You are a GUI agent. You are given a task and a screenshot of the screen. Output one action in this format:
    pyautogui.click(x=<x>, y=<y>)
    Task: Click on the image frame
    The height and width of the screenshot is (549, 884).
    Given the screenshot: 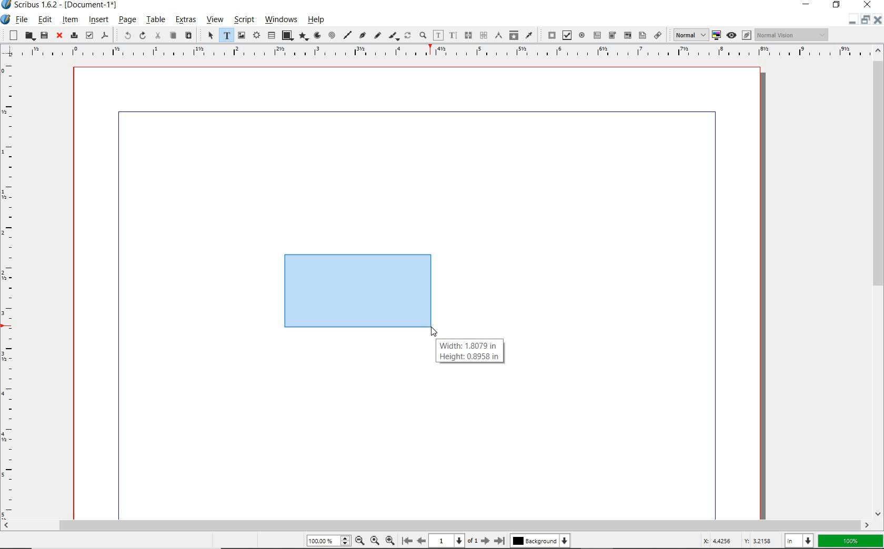 What is the action you would take?
    pyautogui.click(x=241, y=35)
    